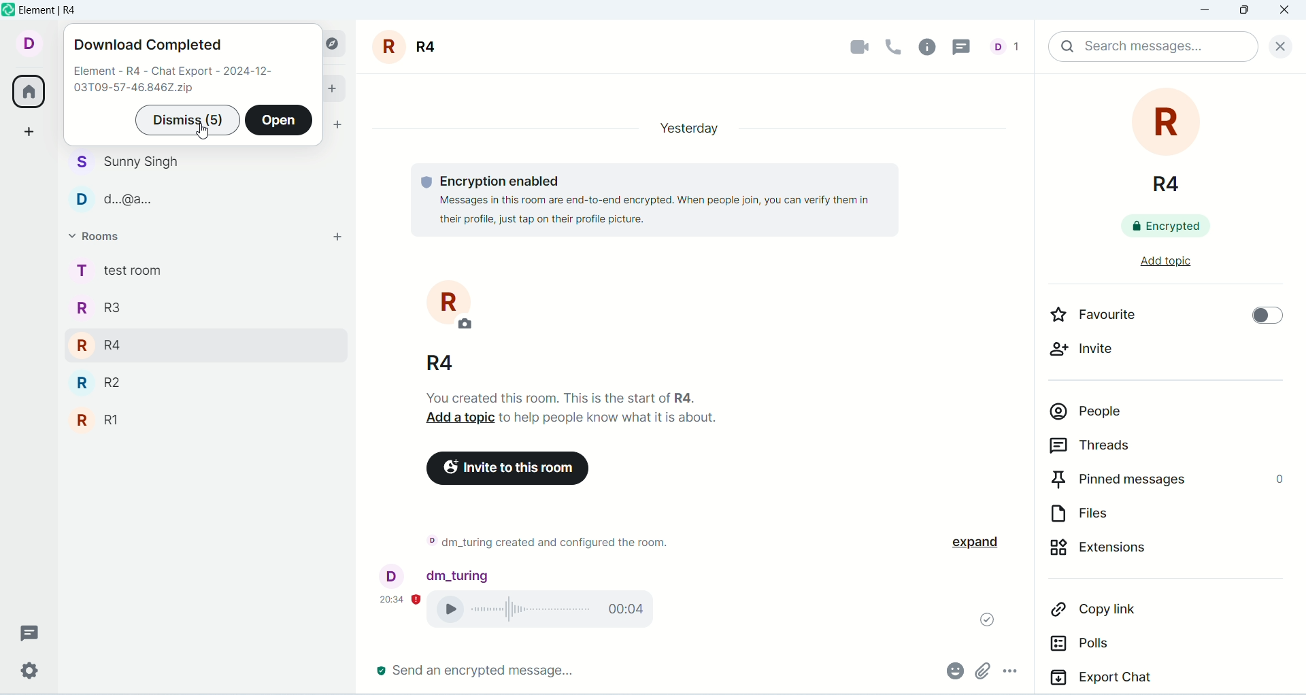 The width and height of the screenshot is (1306, 695). I want to click on text, so click(546, 545).